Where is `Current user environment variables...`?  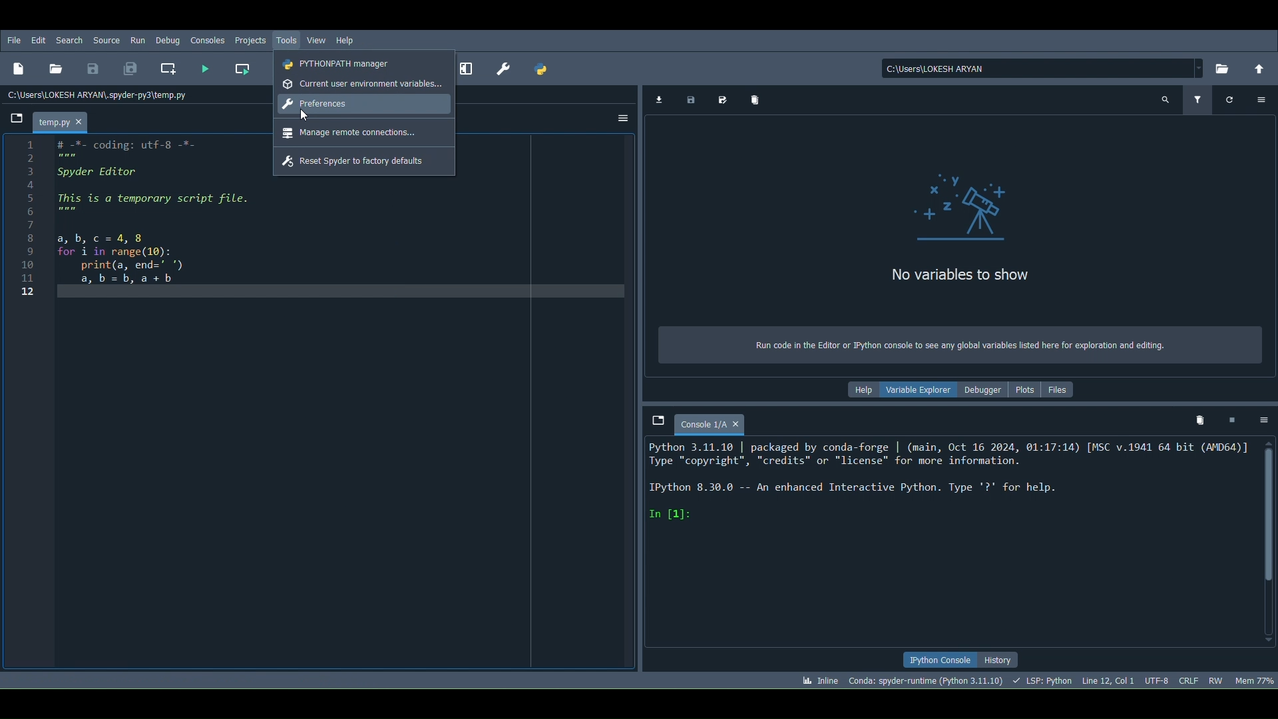
Current user environment variables... is located at coordinates (359, 83).